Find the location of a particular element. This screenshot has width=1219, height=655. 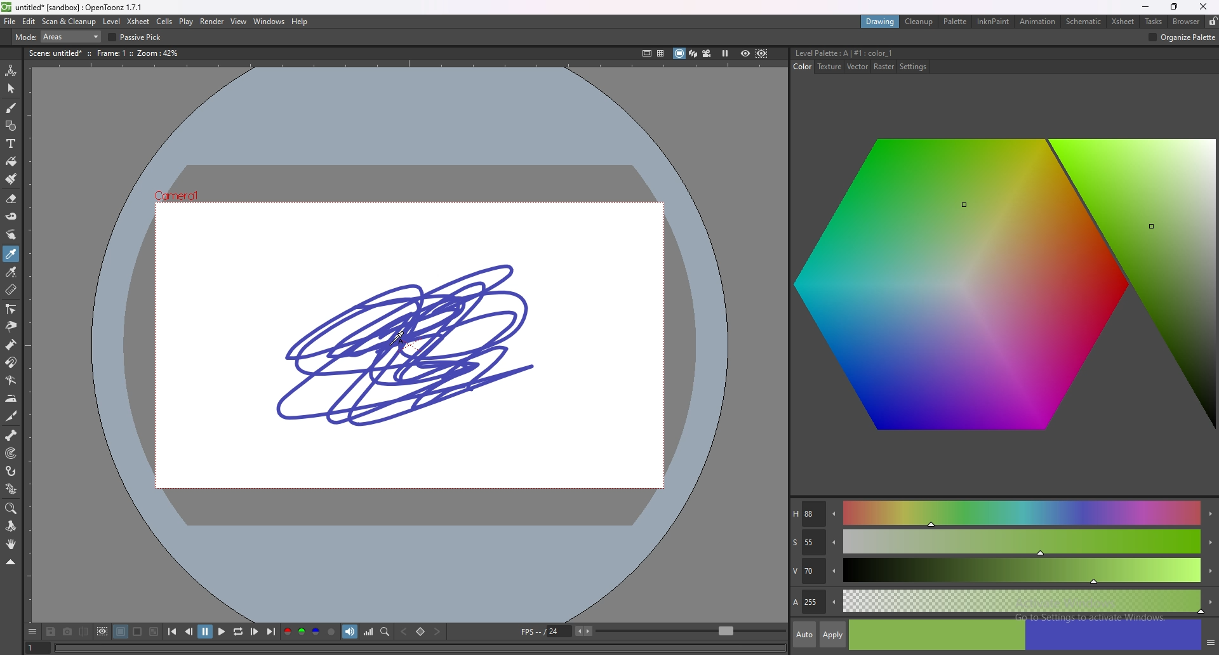

cursor is located at coordinates (401, 333).